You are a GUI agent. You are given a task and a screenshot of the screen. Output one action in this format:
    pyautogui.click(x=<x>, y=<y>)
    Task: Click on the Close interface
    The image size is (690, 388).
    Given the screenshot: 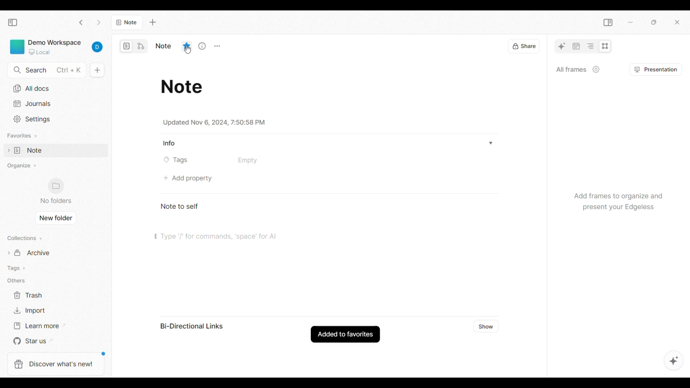 What is the action you would take?
    pyautogui.click(x=677, y=22)
    